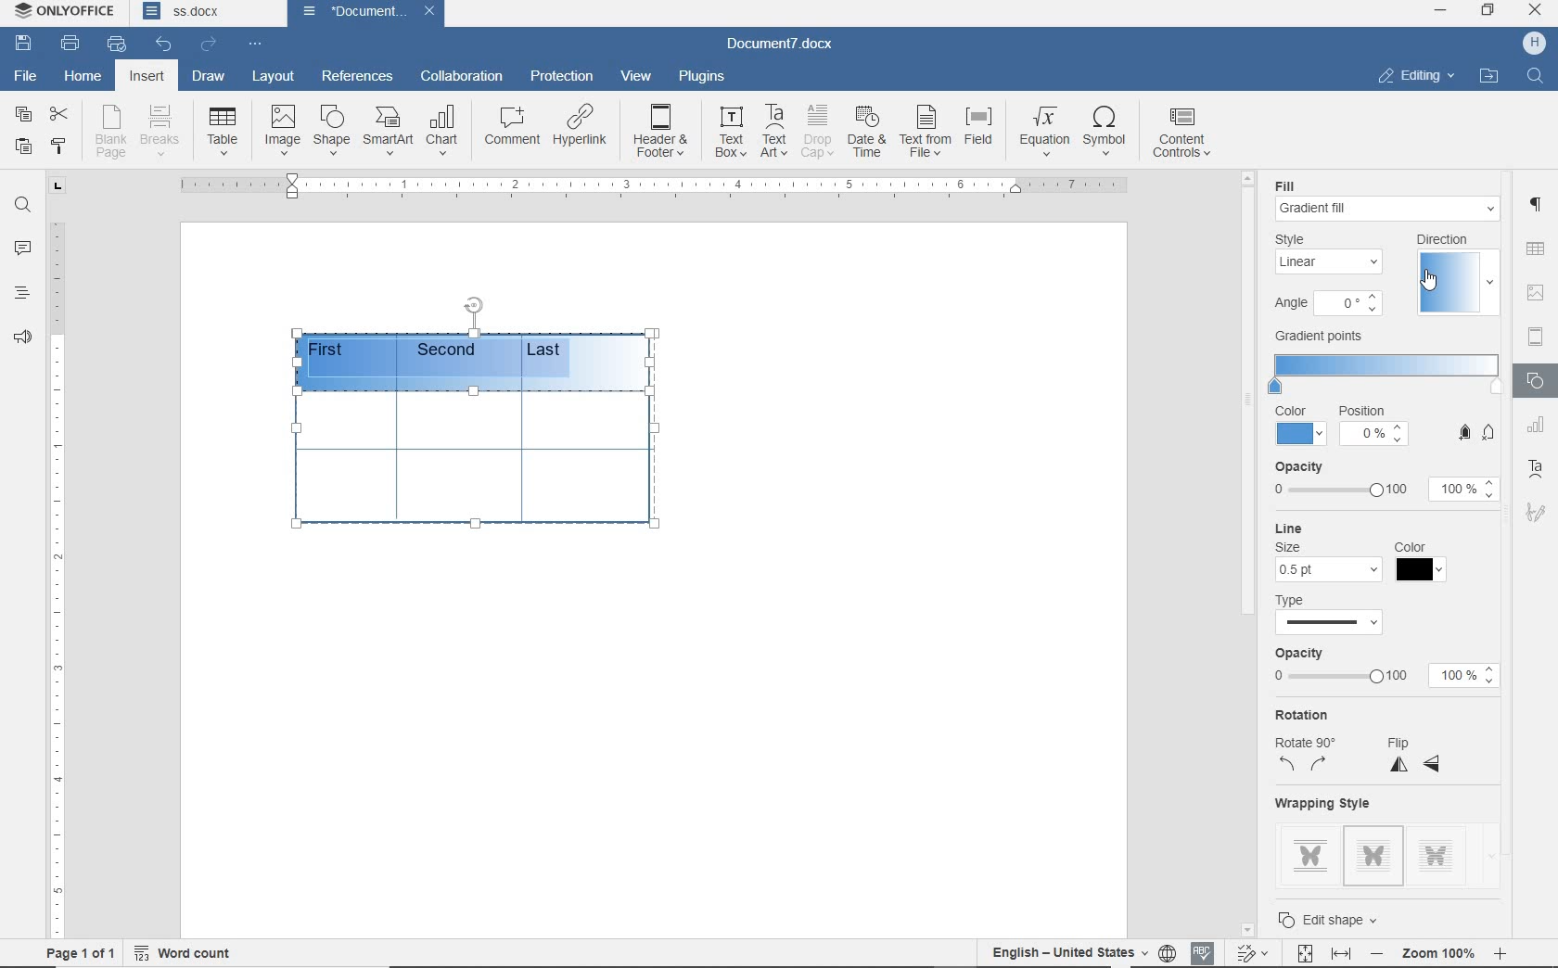  I want to click on page 1 of 1, so click(77, 950).